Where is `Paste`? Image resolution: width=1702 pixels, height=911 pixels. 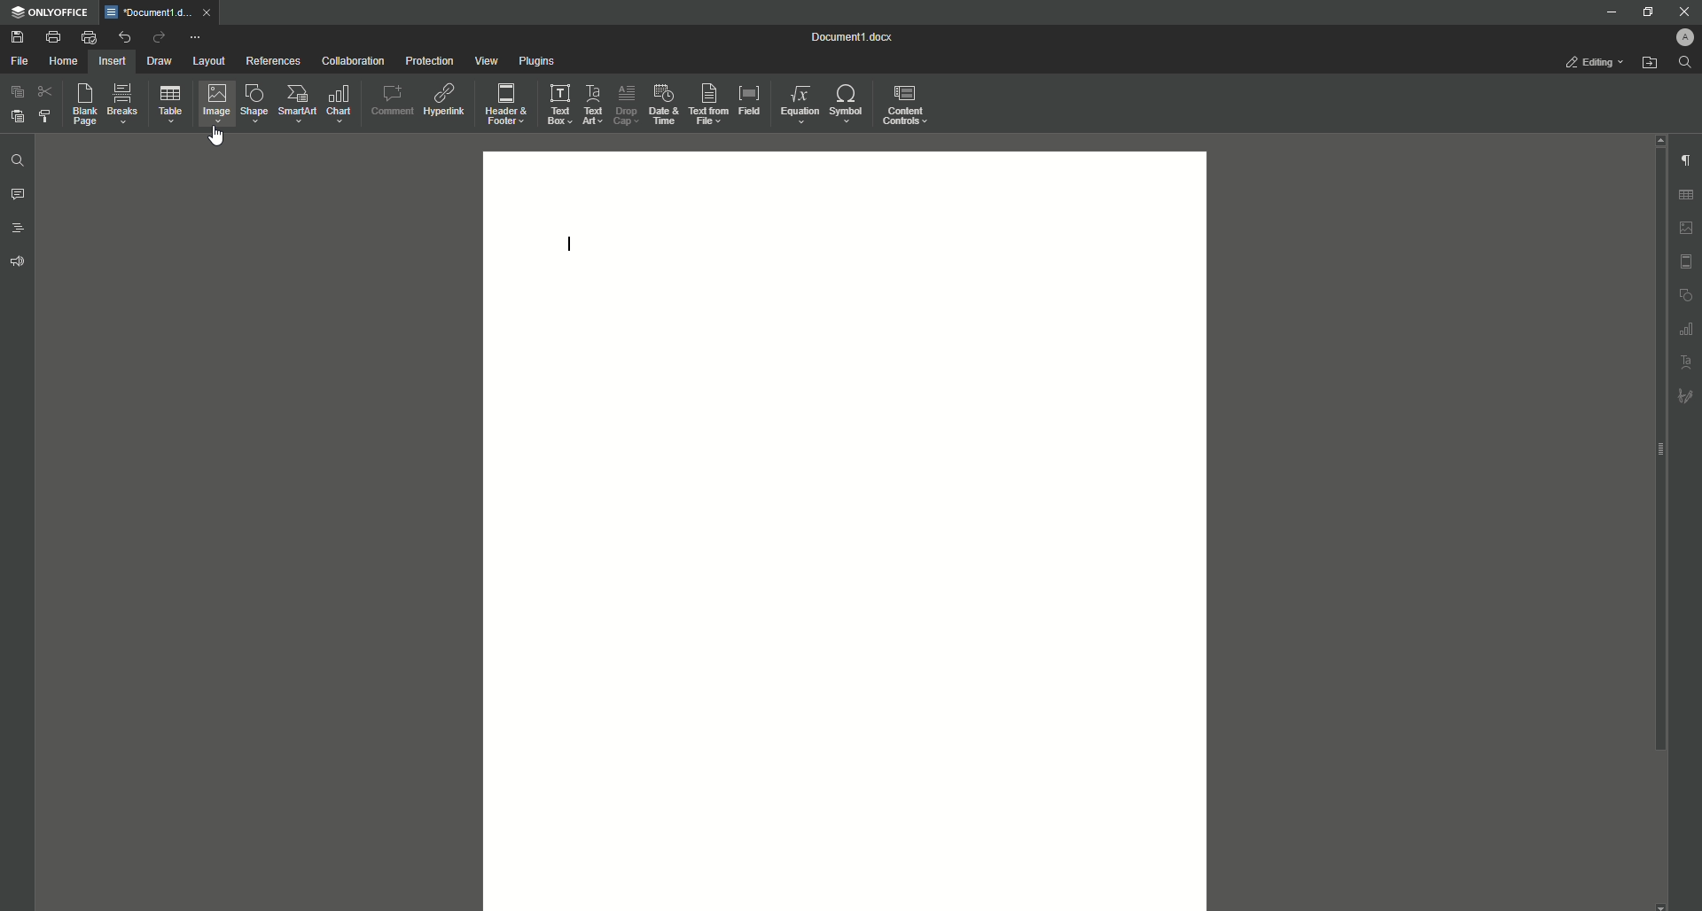 Paste is located at coordinates (17, 117).